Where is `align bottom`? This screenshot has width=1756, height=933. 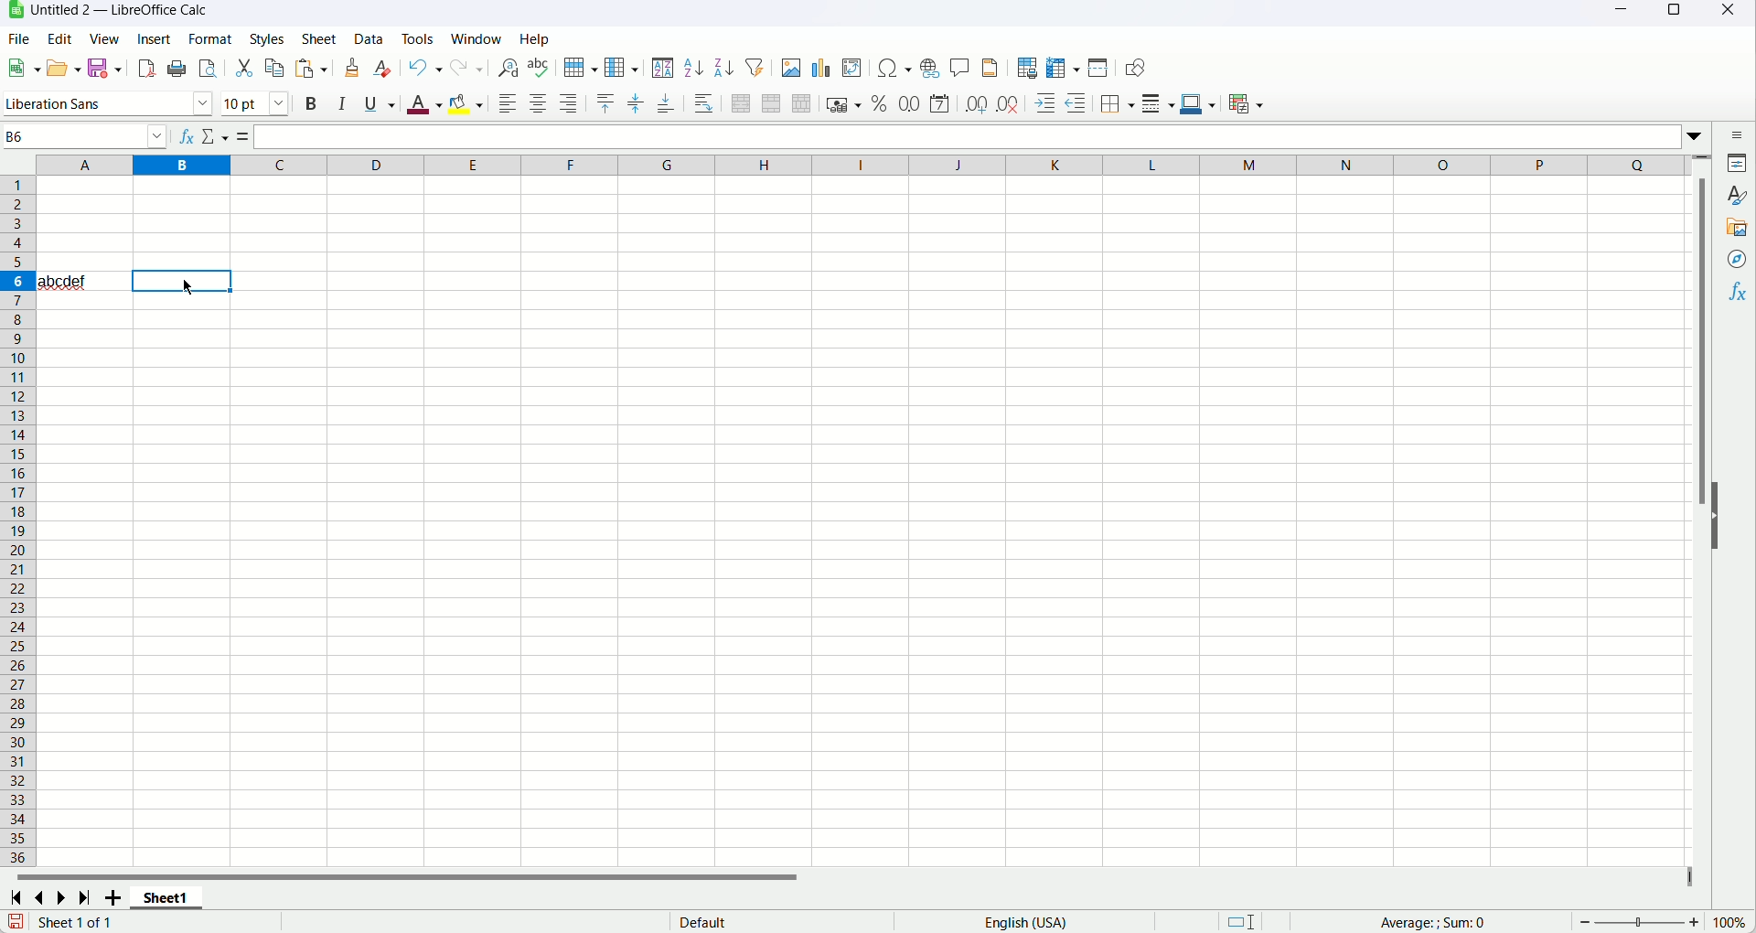
align bottom is located at coordinates (666, 104).